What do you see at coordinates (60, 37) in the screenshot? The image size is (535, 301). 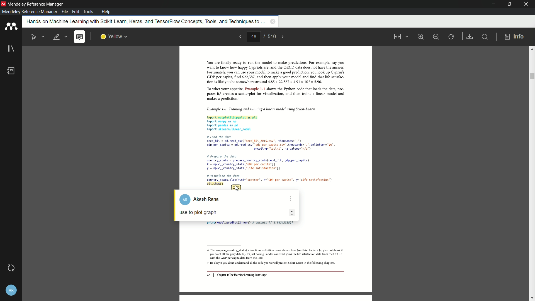 I see `highlight text is selected` at bounding box center [60, 37].